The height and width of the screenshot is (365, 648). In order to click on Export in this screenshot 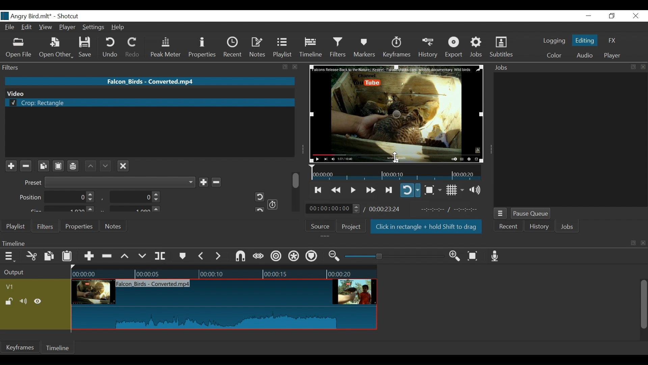, I will do `click(454, 48)`.